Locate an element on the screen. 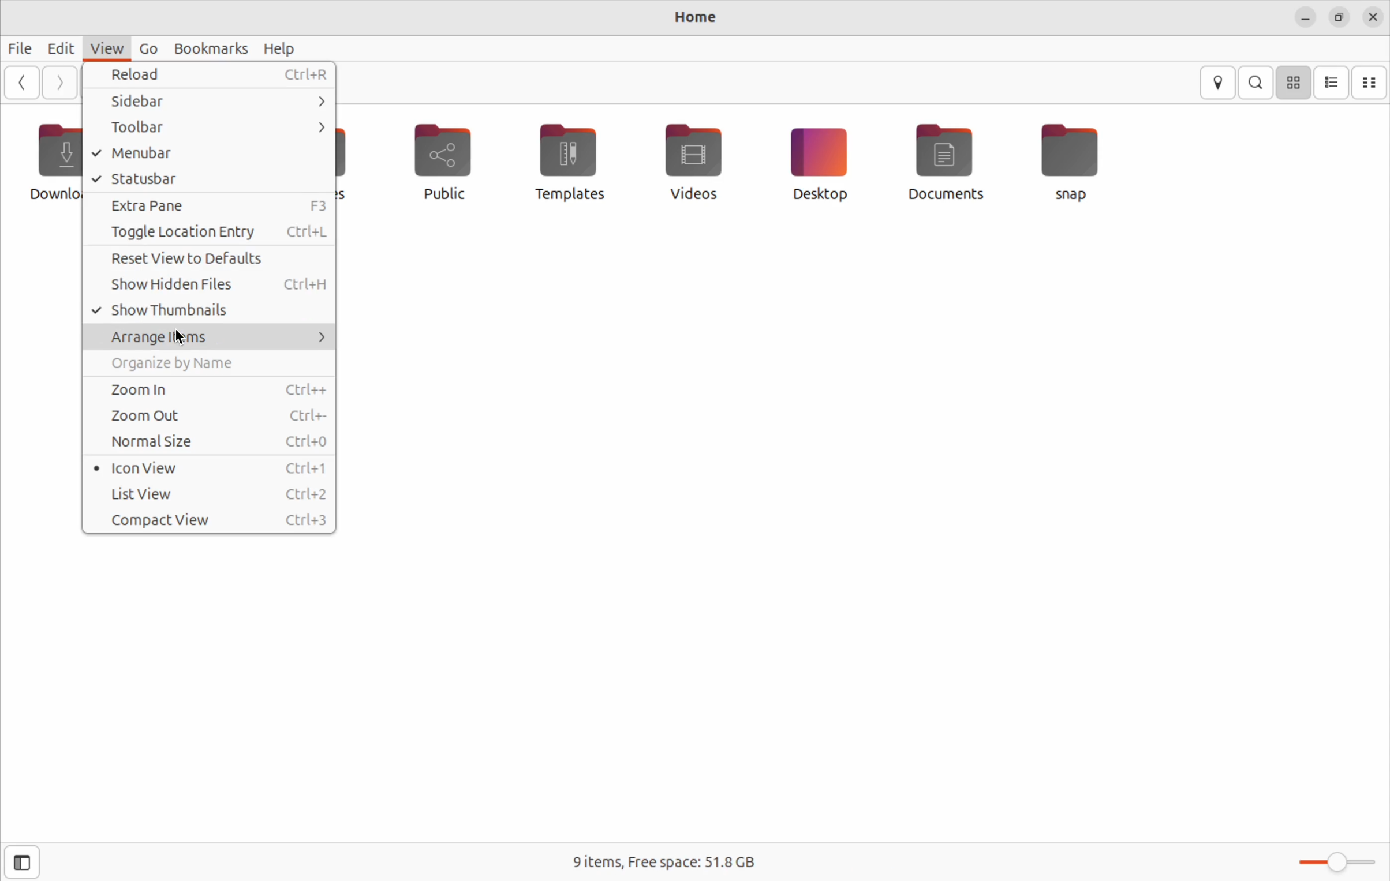  bookmarks is located at coordinates (211, 47).